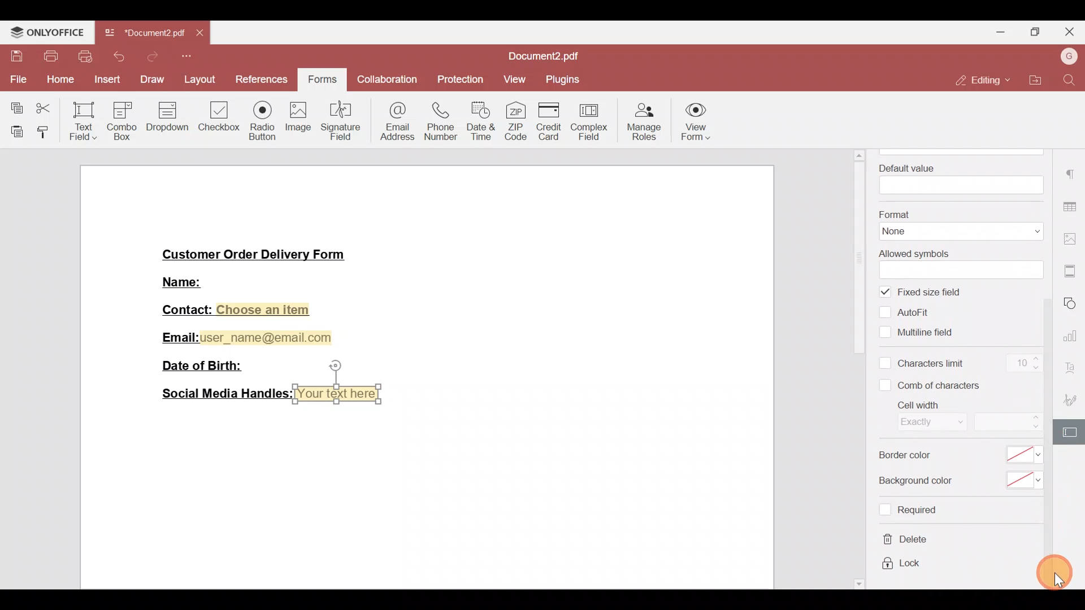 This screenshot has width=1085, height=610. Describe the element at coordinates (12, 132) in the screenshot. I see `Paste` at that location.